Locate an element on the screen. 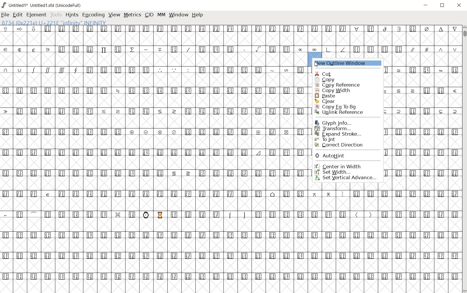 Image resolution: width=467 pixels, height=293 pixels. minimize is located at coordinates (426, 5).